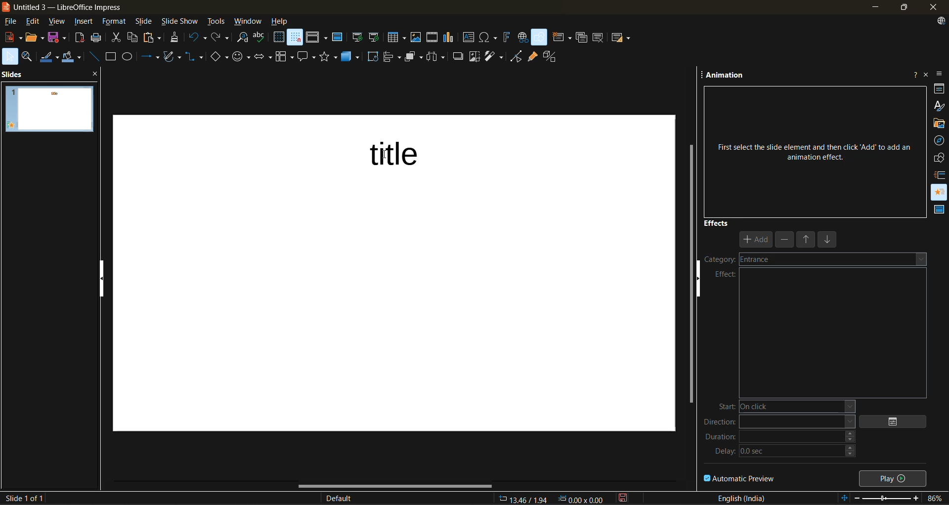  Describe the element at coordinates (393, 58) in the screenshot. I see `align objects` at that location.